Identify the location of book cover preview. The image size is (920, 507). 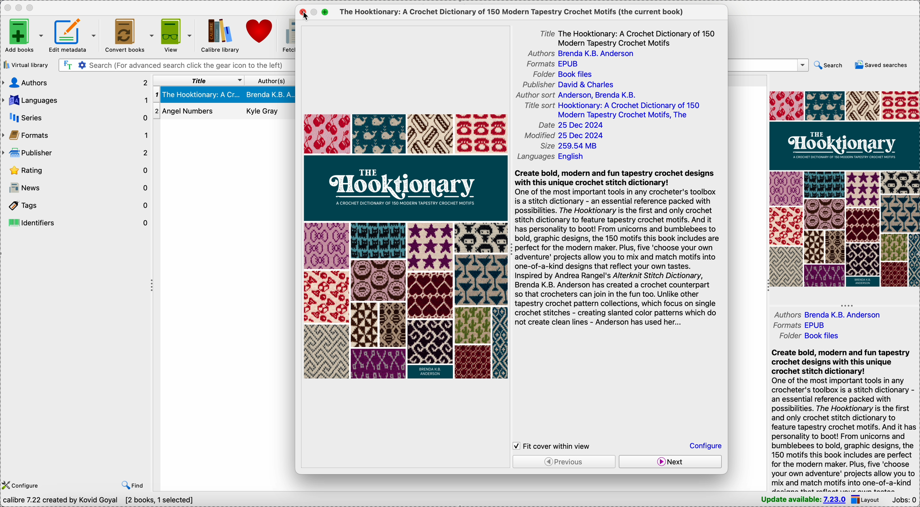
(844, 188).